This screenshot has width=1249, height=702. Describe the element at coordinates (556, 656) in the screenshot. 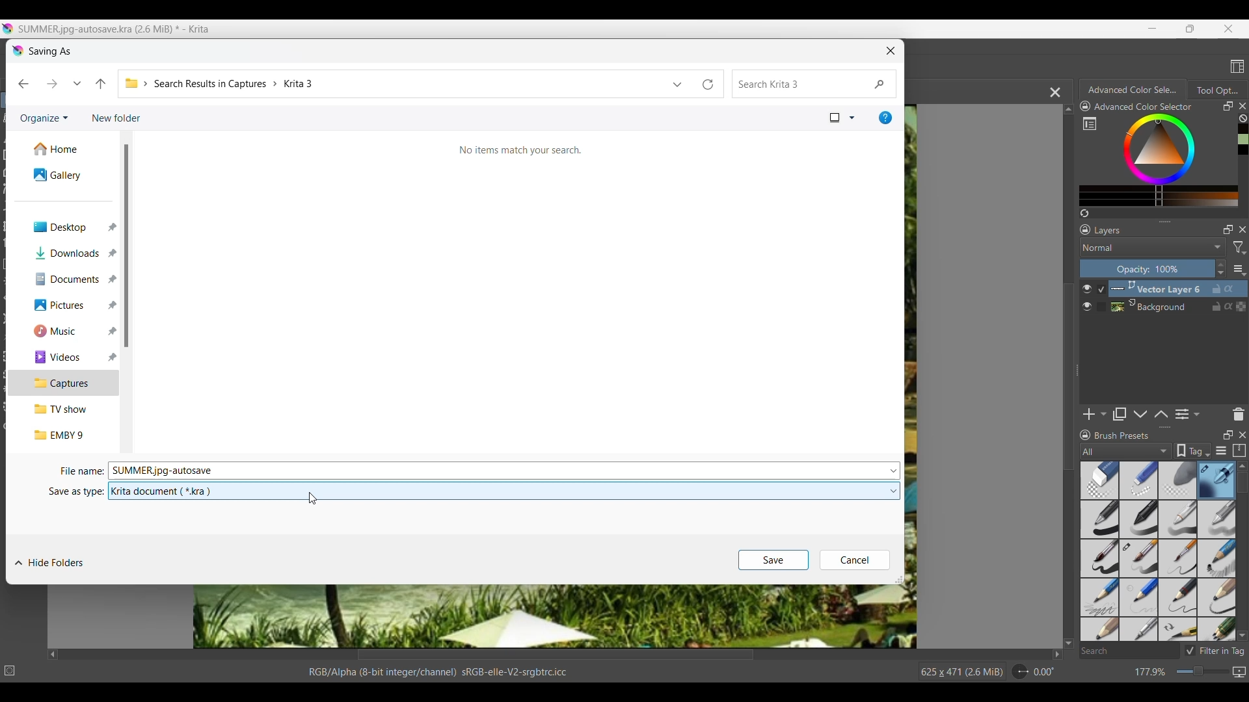

I see `Horizontal slide bar` at that location.